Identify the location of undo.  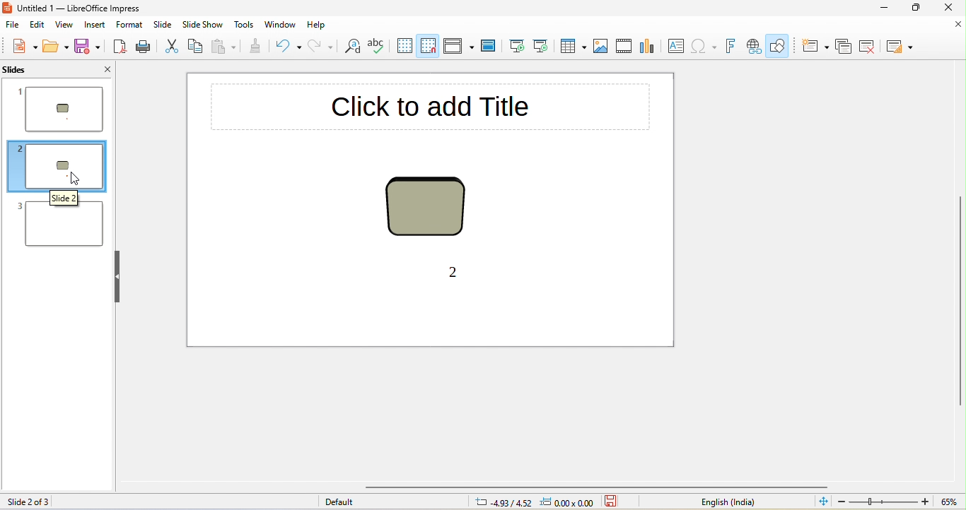
(289, 47).